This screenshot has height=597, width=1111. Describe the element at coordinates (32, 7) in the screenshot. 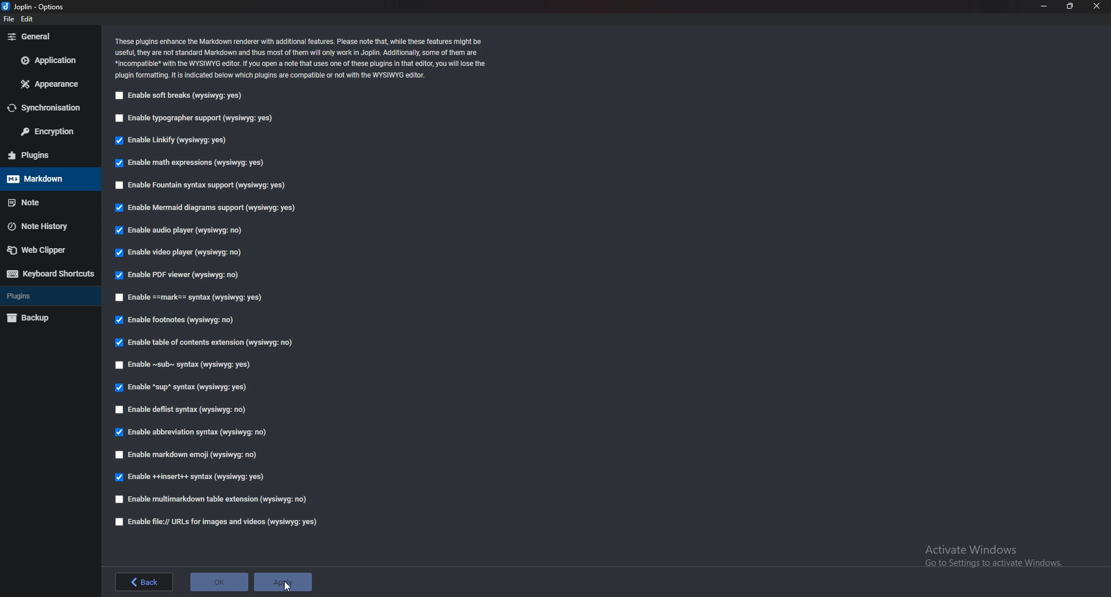

I see `Joblin - options (logo and name)` at that location.